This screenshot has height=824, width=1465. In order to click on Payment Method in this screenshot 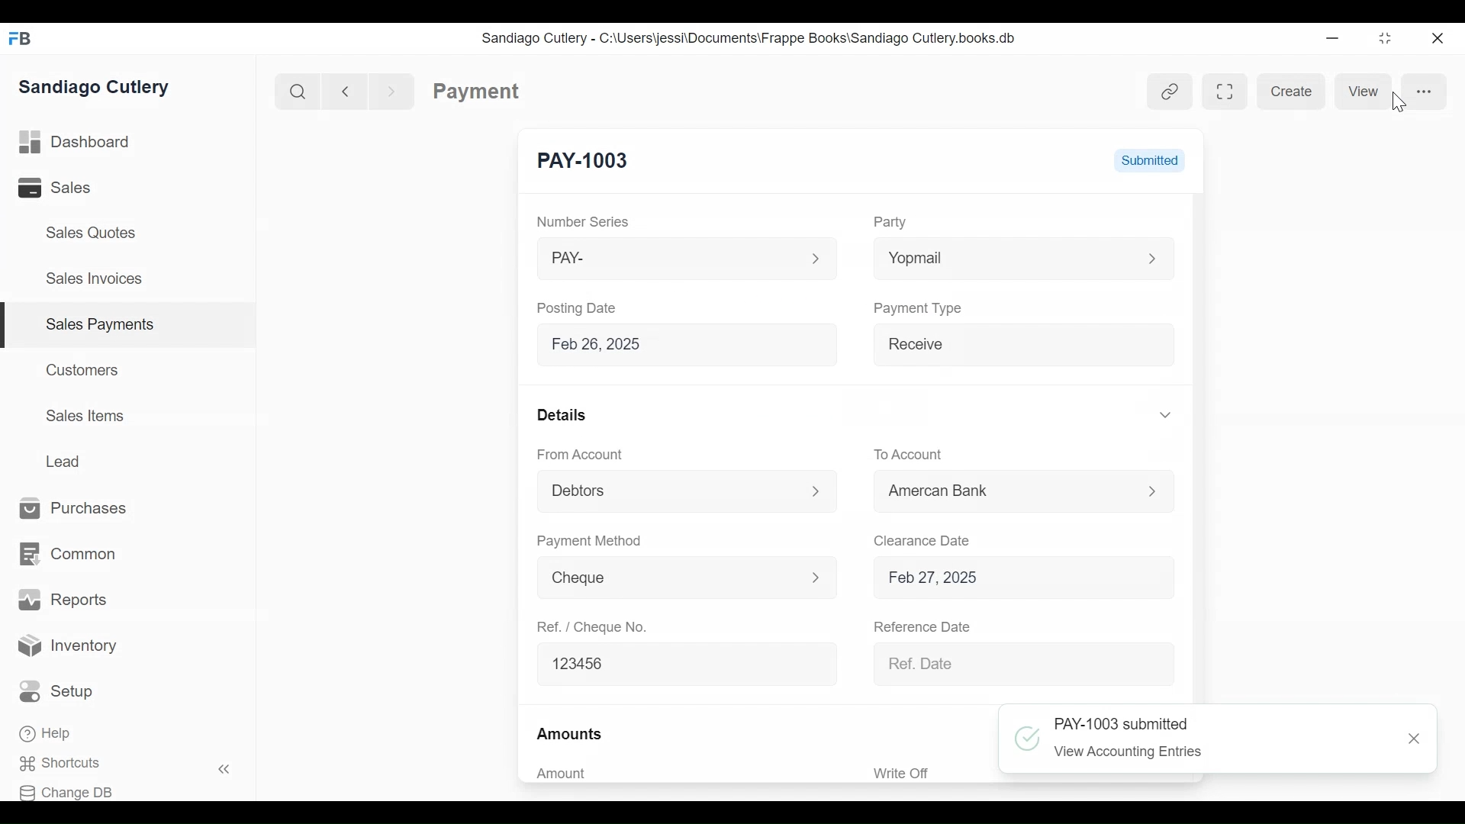, I will do `click(590, 540)`.